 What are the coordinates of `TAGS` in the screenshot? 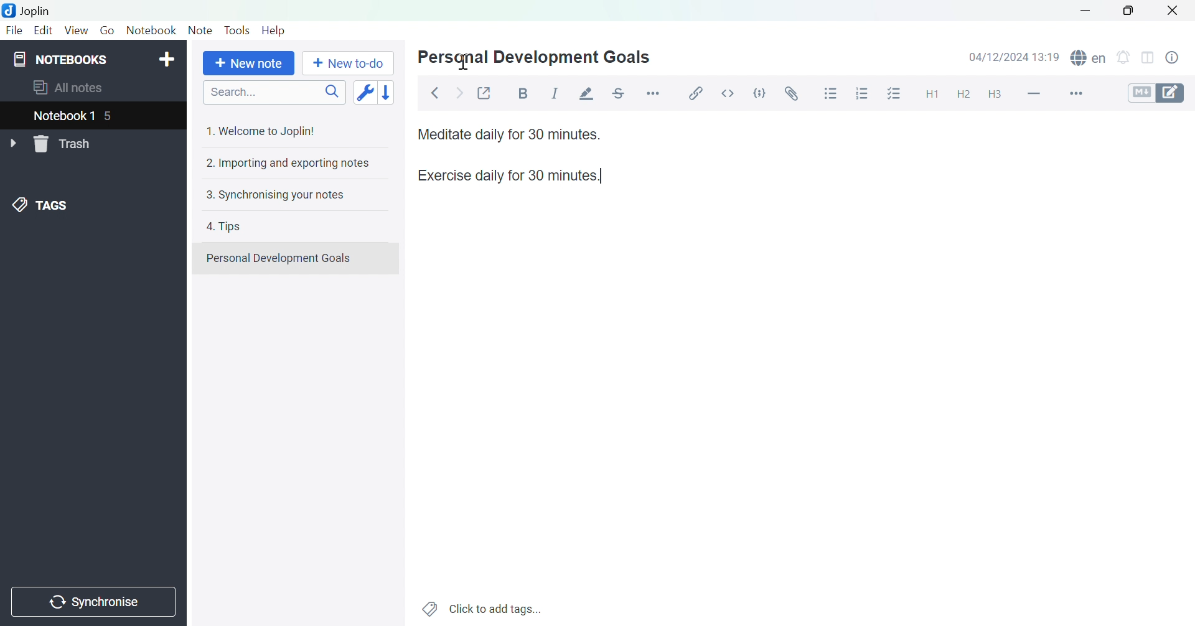 It's located at (43, 204).